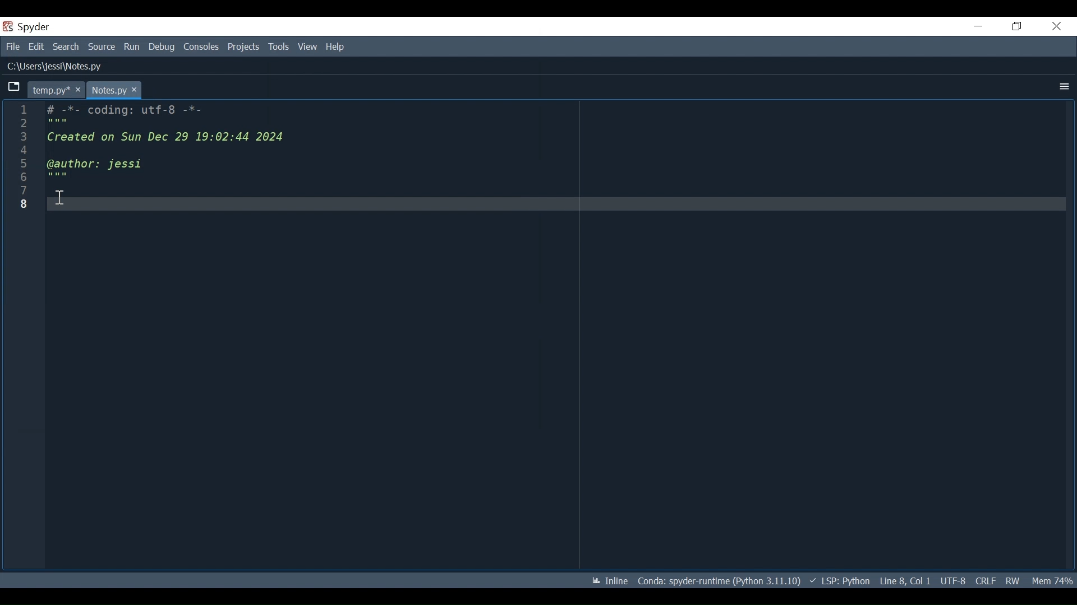  What do you see at coordinates (308, 47) in the screenshot?
I see `View` at bounding box center [308, 47].